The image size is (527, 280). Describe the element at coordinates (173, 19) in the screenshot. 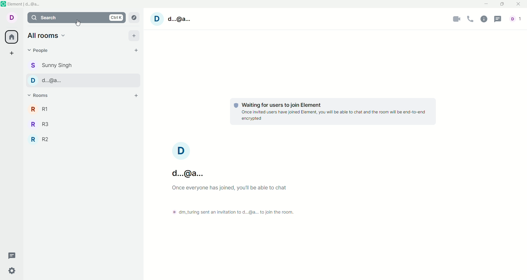

I see `account` at that location.